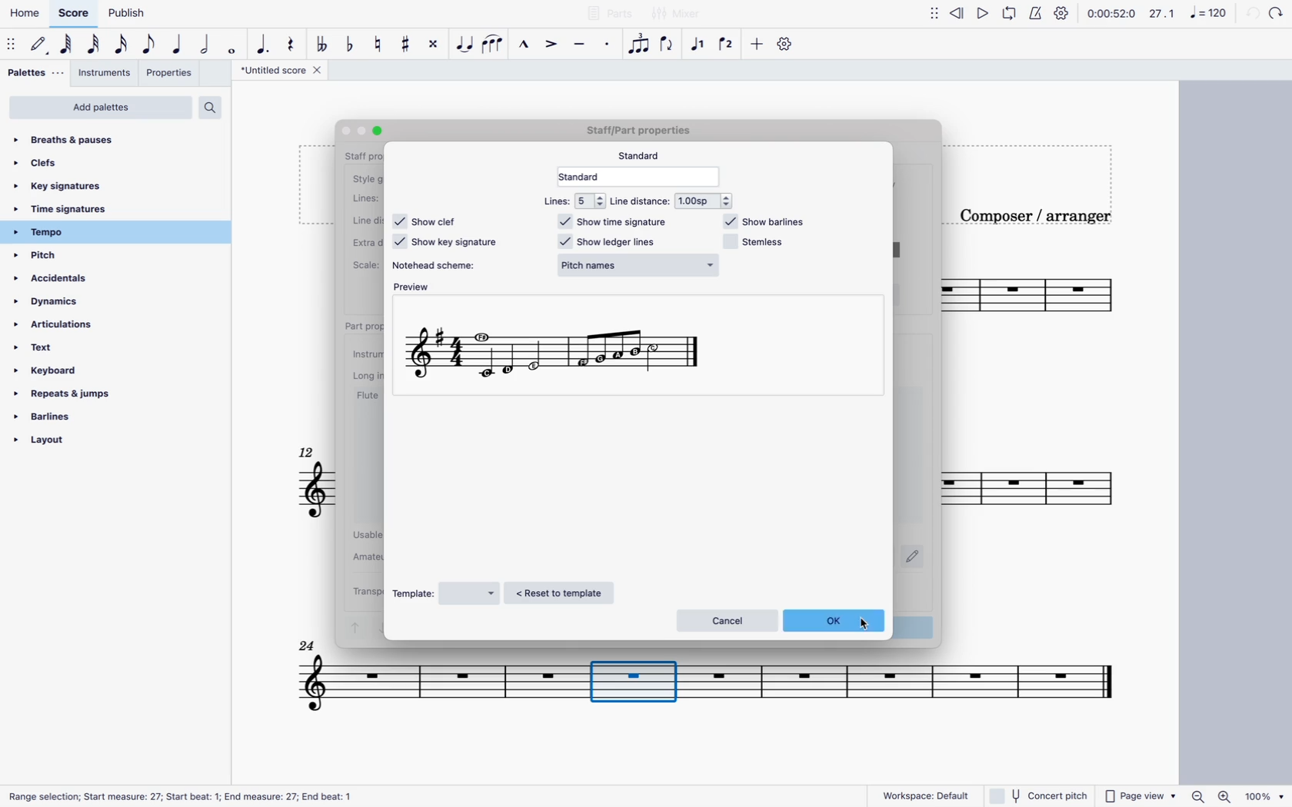  I want to click on search, so click(218, 109).